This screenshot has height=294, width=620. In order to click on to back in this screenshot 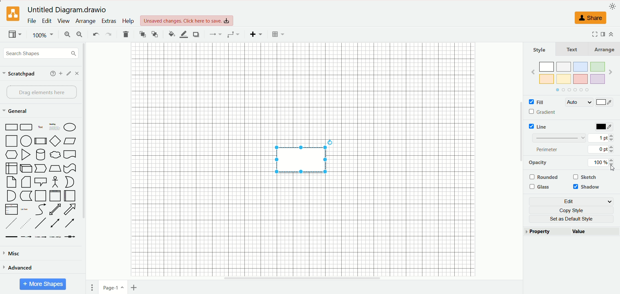, I will do `click(155, 34)`.